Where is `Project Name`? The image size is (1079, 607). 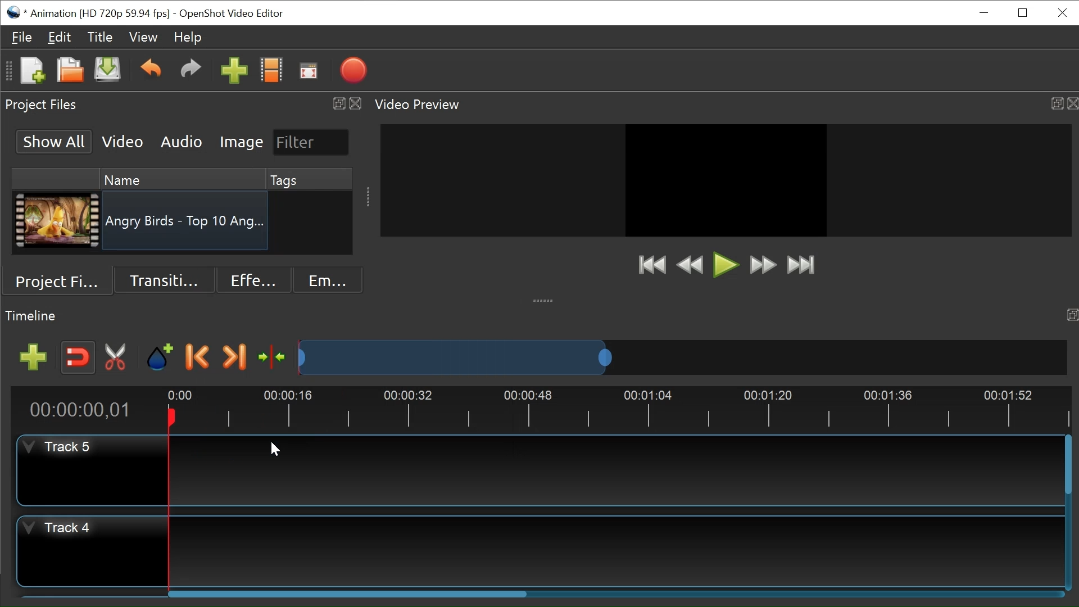 Project Name is located at coordinates (99, 14).